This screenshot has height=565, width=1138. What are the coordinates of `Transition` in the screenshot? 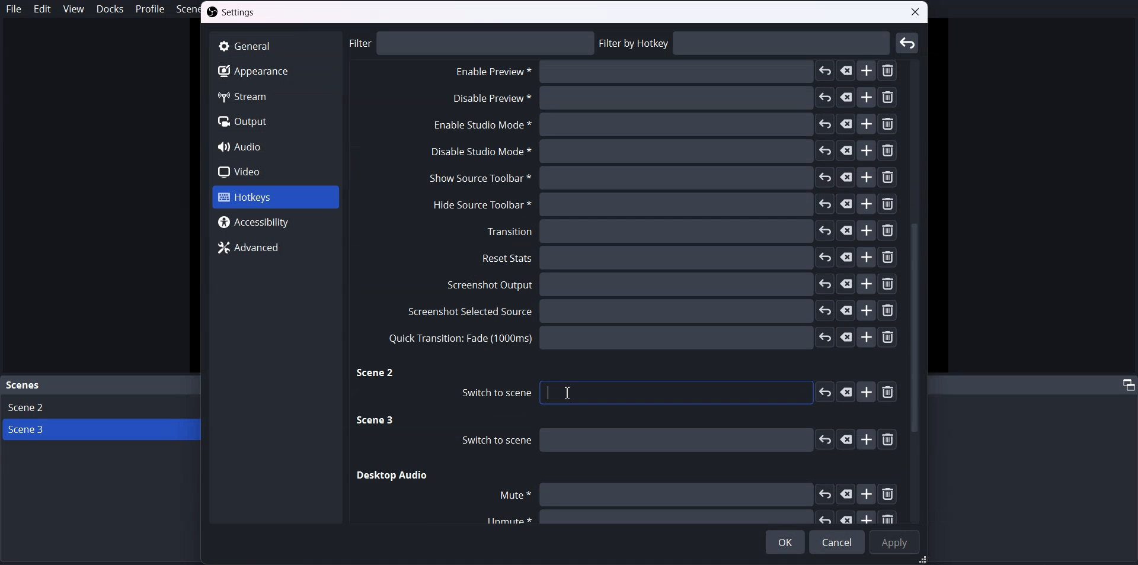 It's located at (691, 231).